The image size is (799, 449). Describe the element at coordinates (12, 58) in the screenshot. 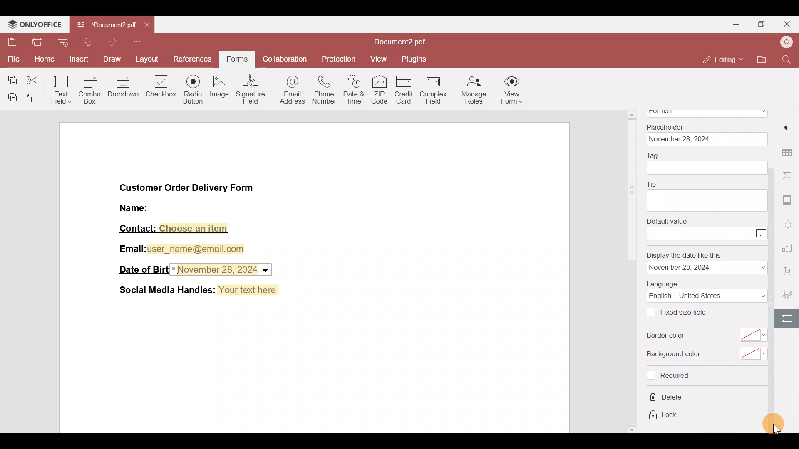

I see `File` at that location.